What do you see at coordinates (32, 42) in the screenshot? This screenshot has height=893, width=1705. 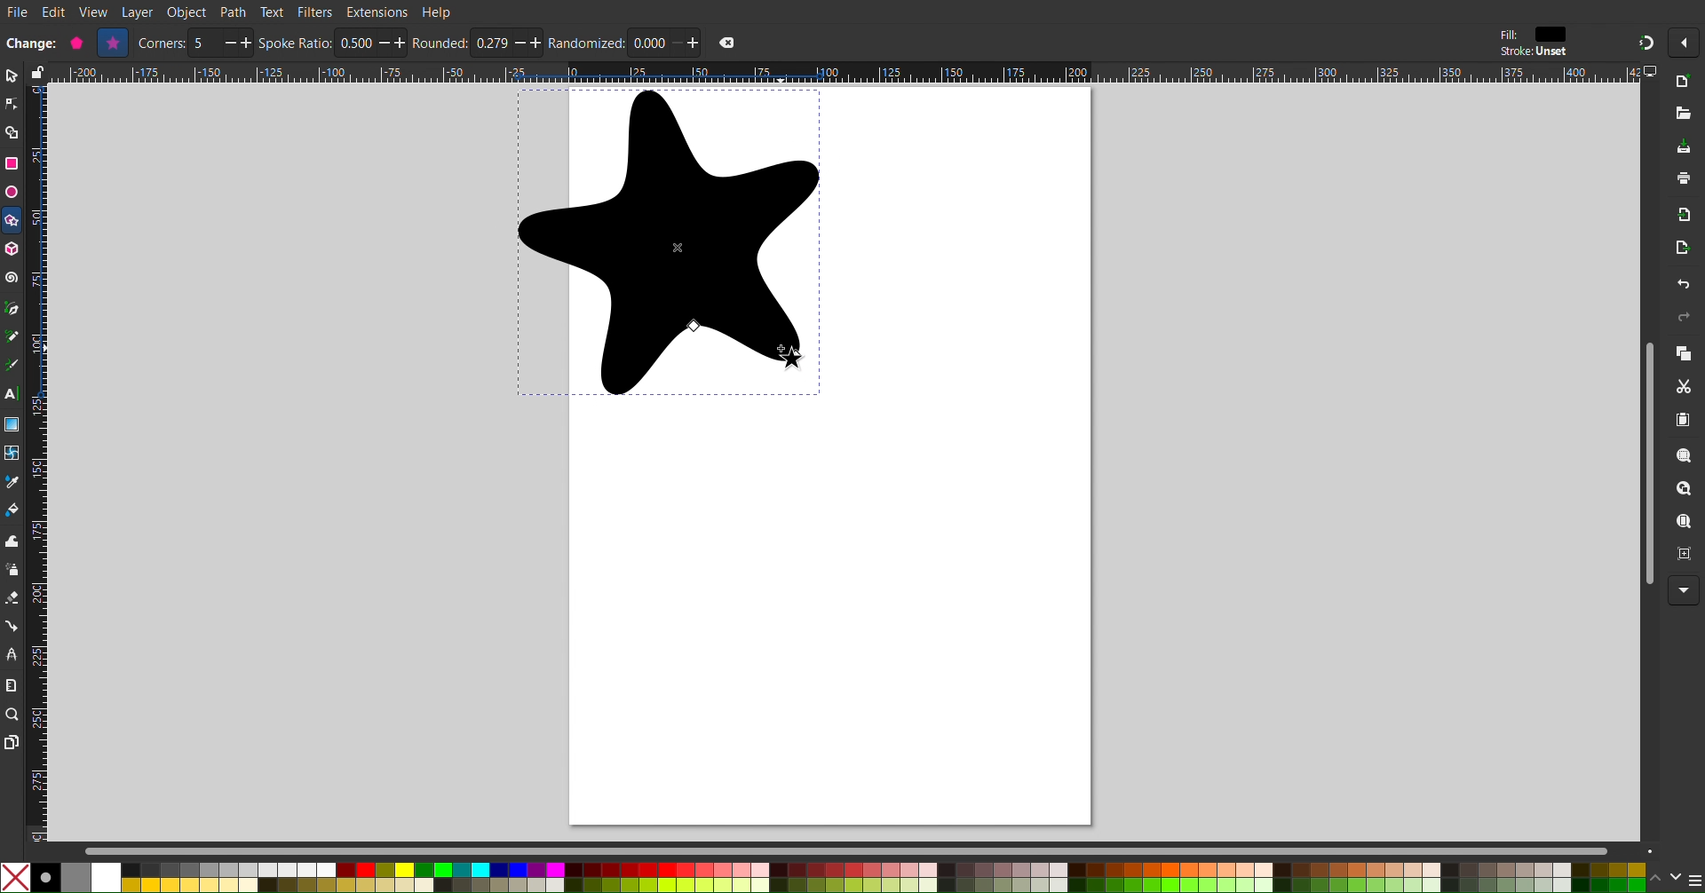 I see `New` at bounding box center [32, 42].